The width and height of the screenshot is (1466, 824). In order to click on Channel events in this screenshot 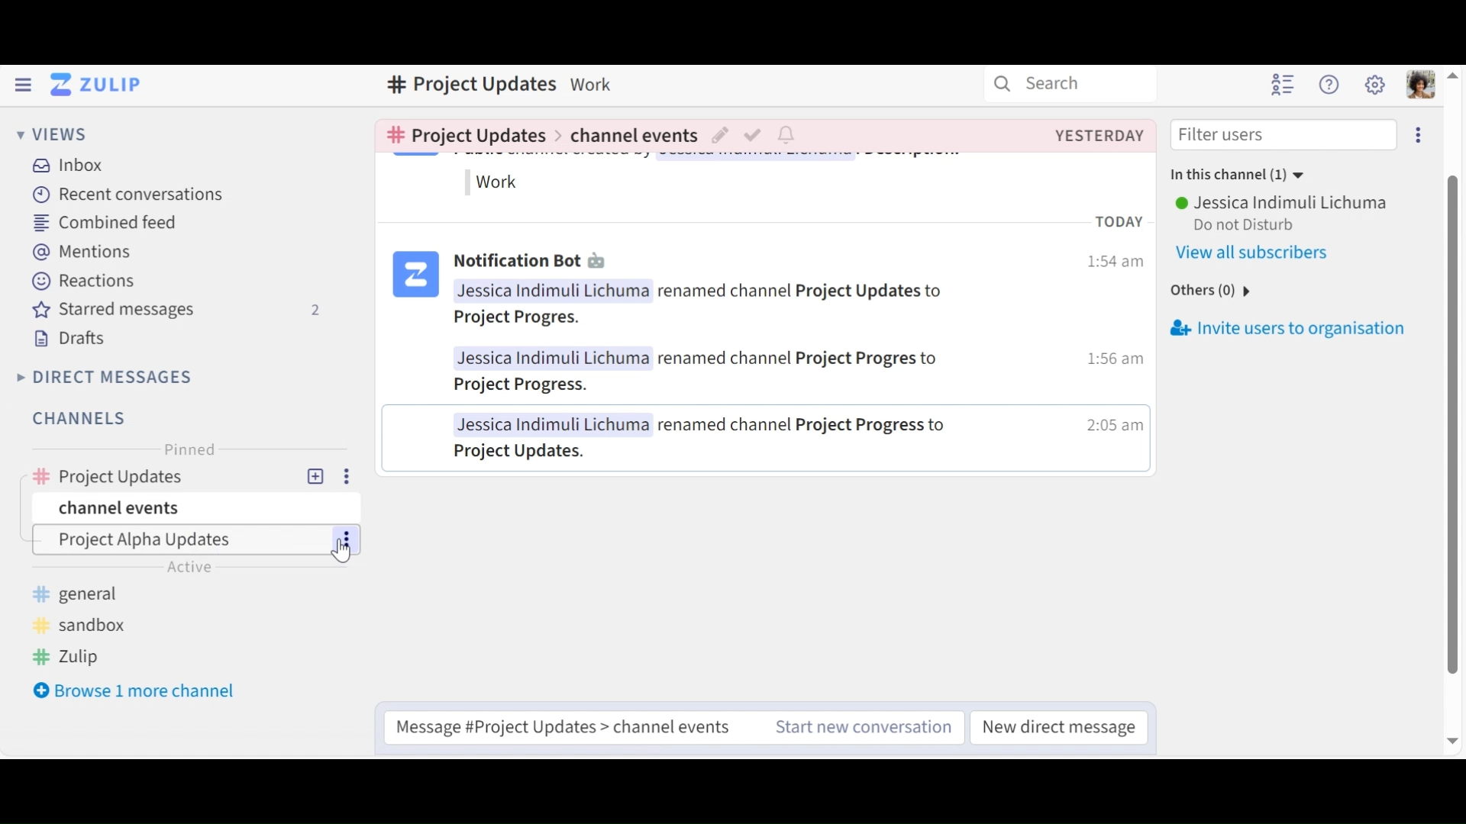, I will do `click(195, 506)`.